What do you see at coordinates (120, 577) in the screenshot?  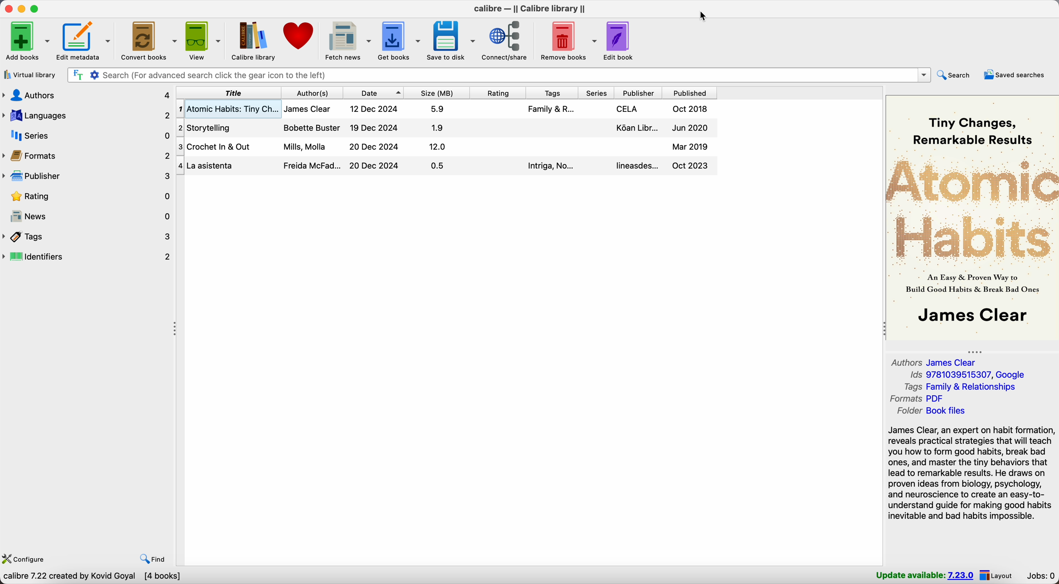 I see `Choose Calibre library to work with Calibre library [4 books]` at bounding box center [120, 577].